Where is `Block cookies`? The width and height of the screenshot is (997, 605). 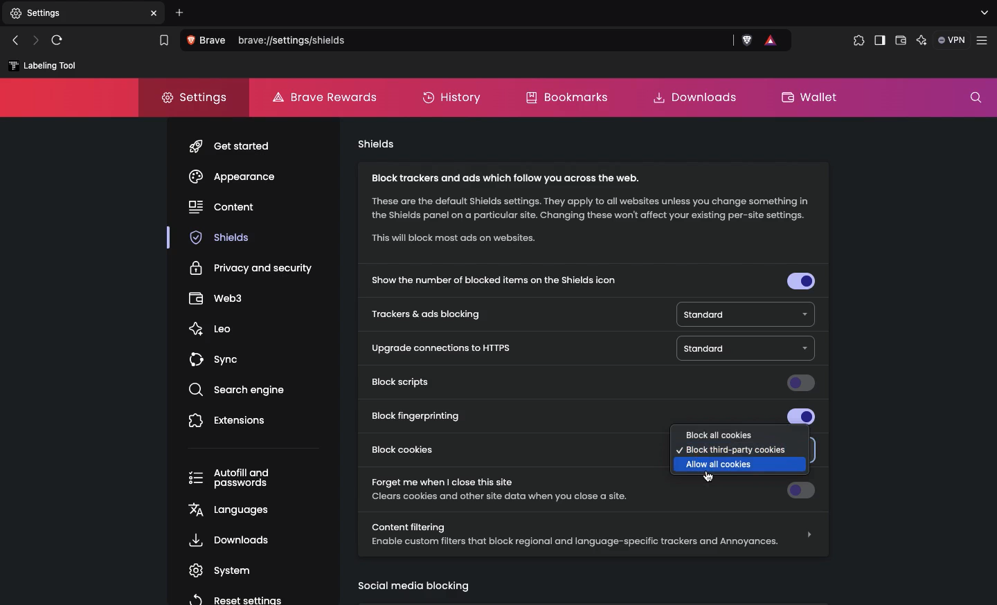
Block cookies is located at coordinates (413, 450).